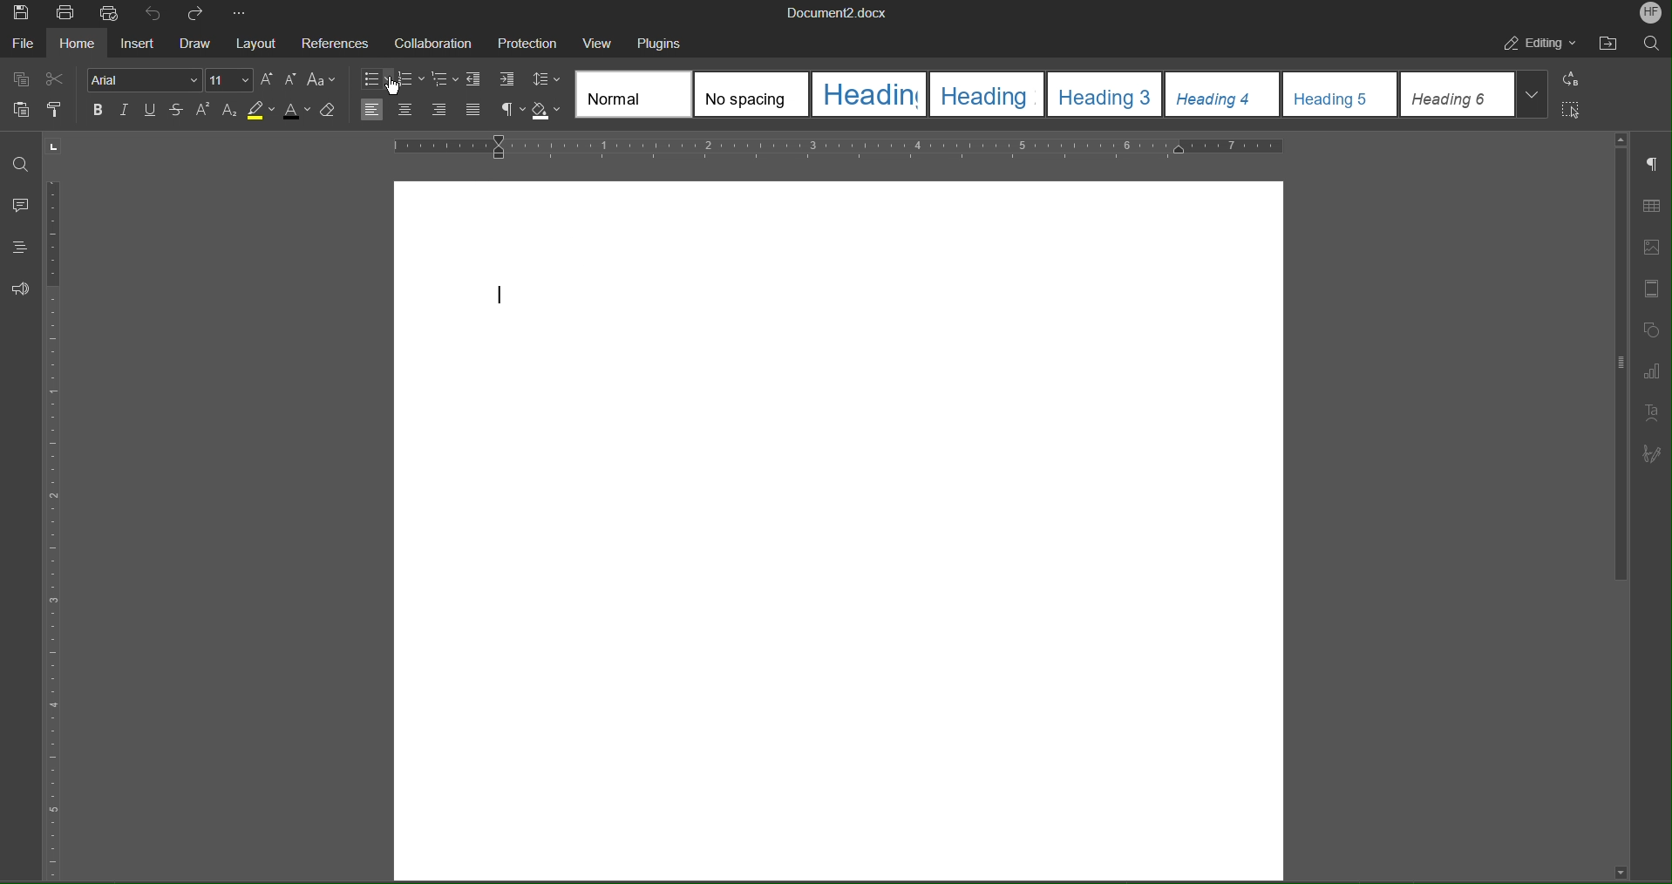 This screenshot has height=884, width=1672. I want to click on Collaboration, so click(438, 44).